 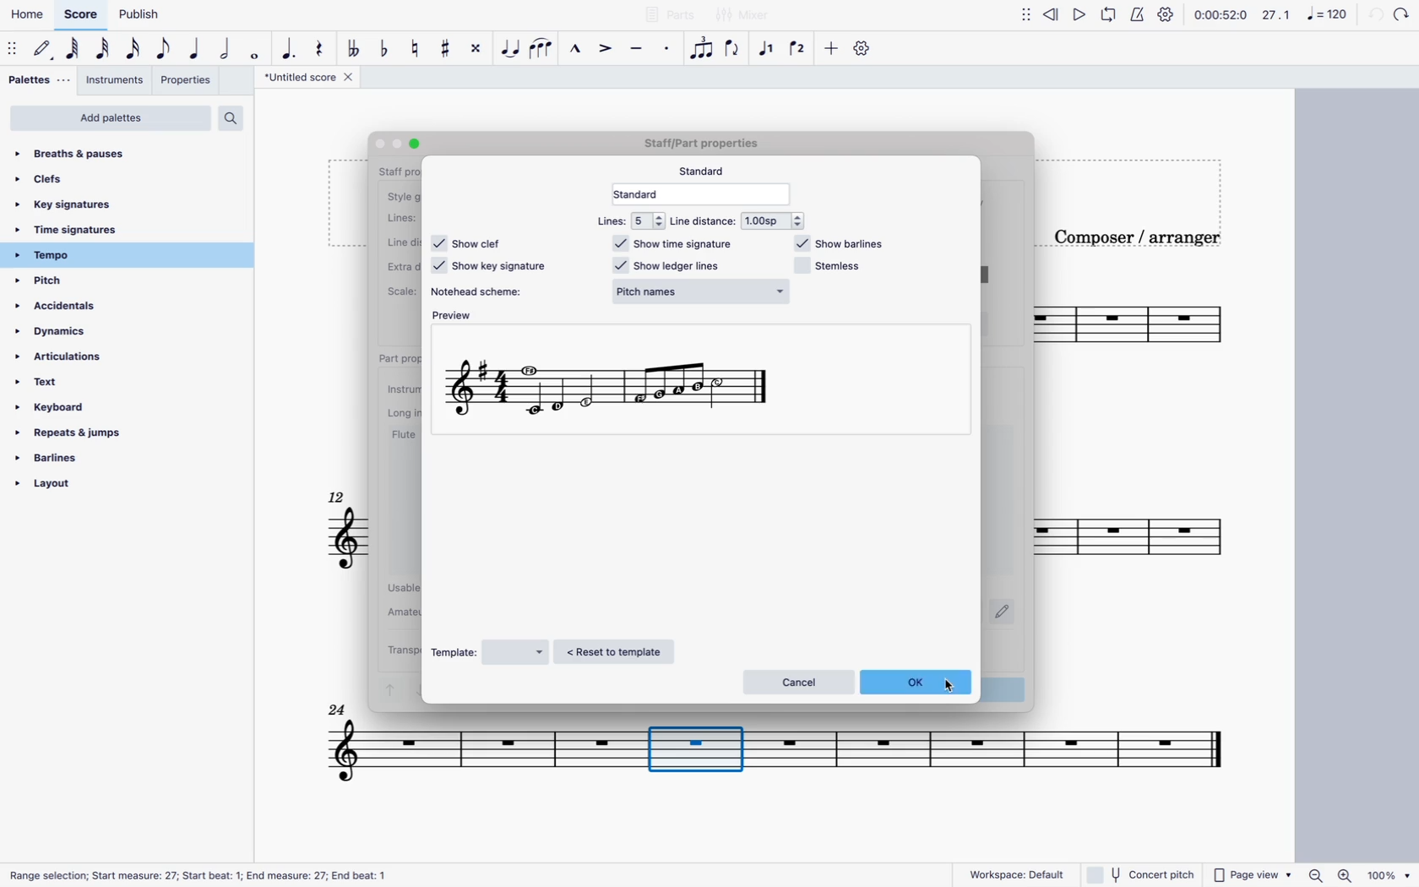 What do you see at coordinates (106, 458) in the screenshot?
I see `barlines` at bounding box center [106, 458].